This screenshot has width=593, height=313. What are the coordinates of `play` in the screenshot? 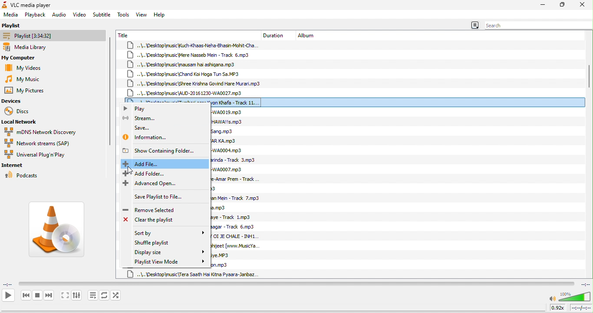 It's located at (8, 295).